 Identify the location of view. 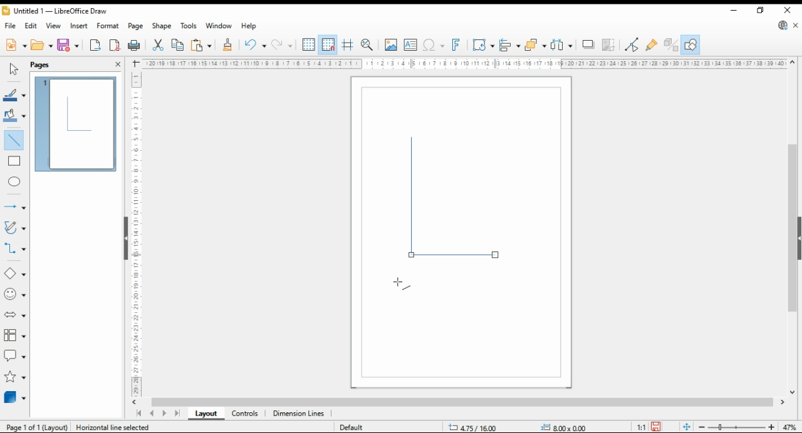
(54, 26).